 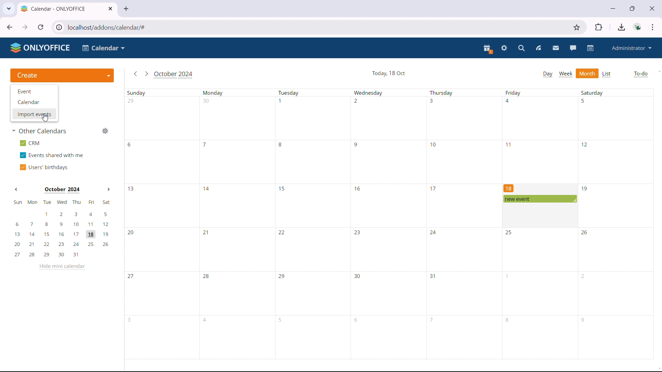 What do you see at coordinates (41, 48) in the screenshot?
I see `ONLYOFFICE` at bounding box center [41, 48].